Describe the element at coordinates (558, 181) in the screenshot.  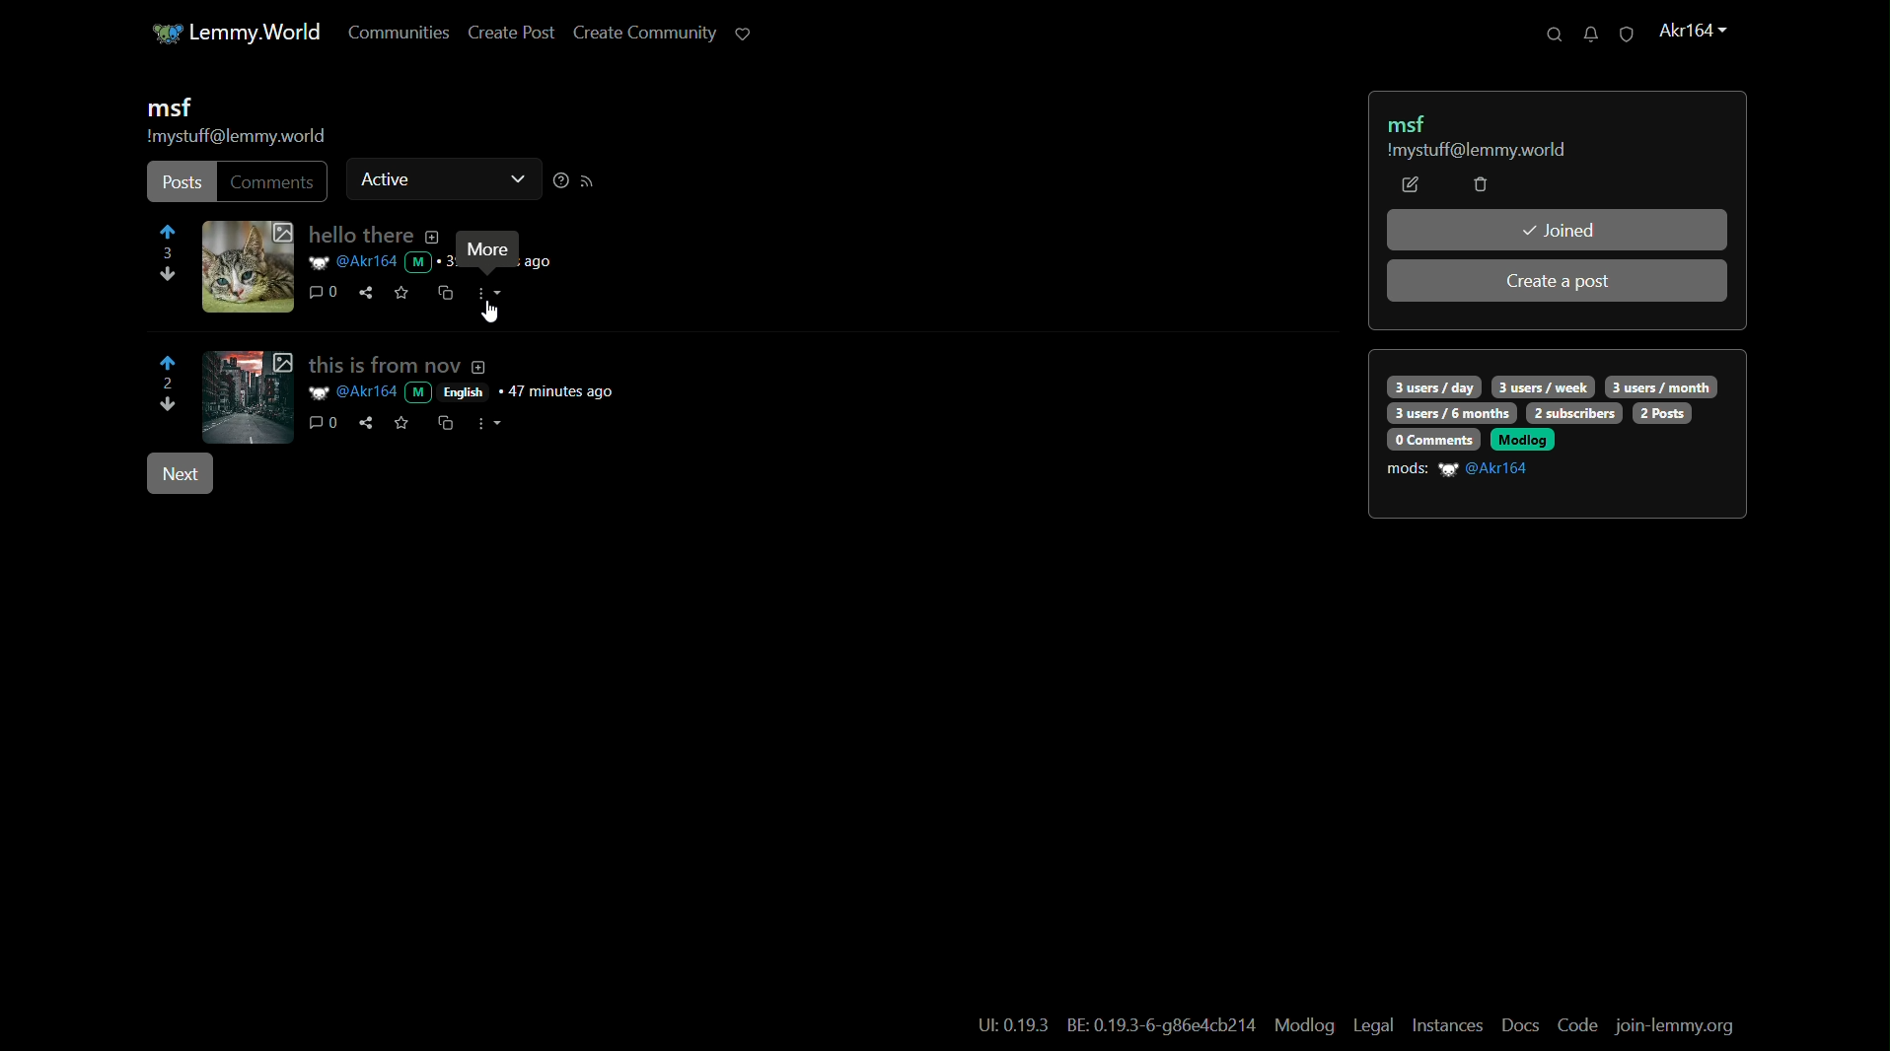
I see `sorting help` at that location.